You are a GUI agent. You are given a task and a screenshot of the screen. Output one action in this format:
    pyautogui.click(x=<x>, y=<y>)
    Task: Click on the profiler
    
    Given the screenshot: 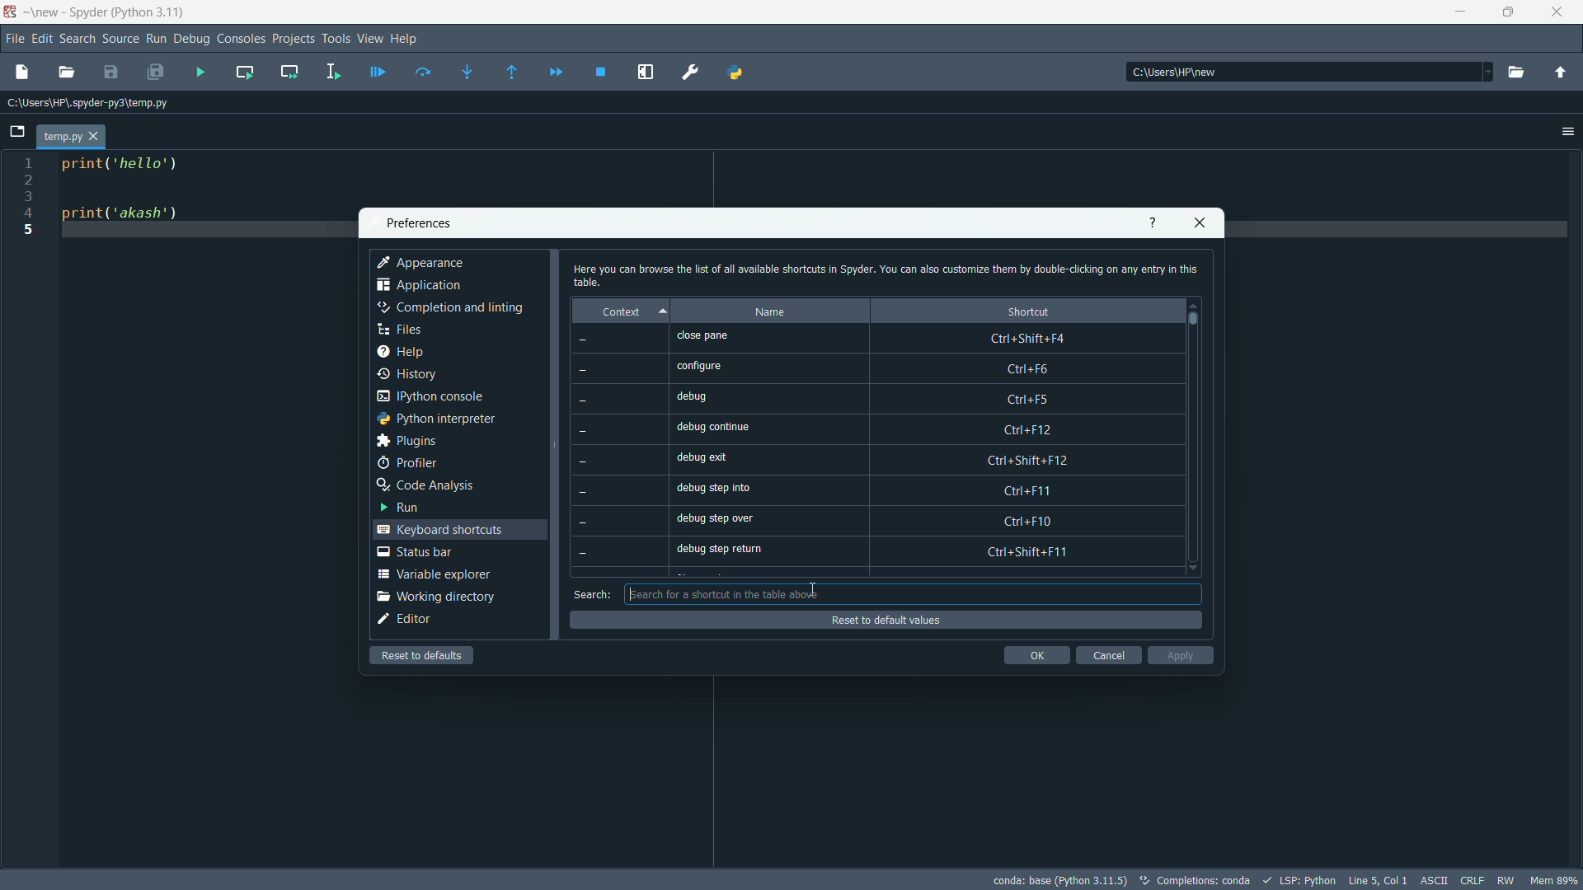 What is the action you would take?
    pyautogui.click(x=408, y=461)
    